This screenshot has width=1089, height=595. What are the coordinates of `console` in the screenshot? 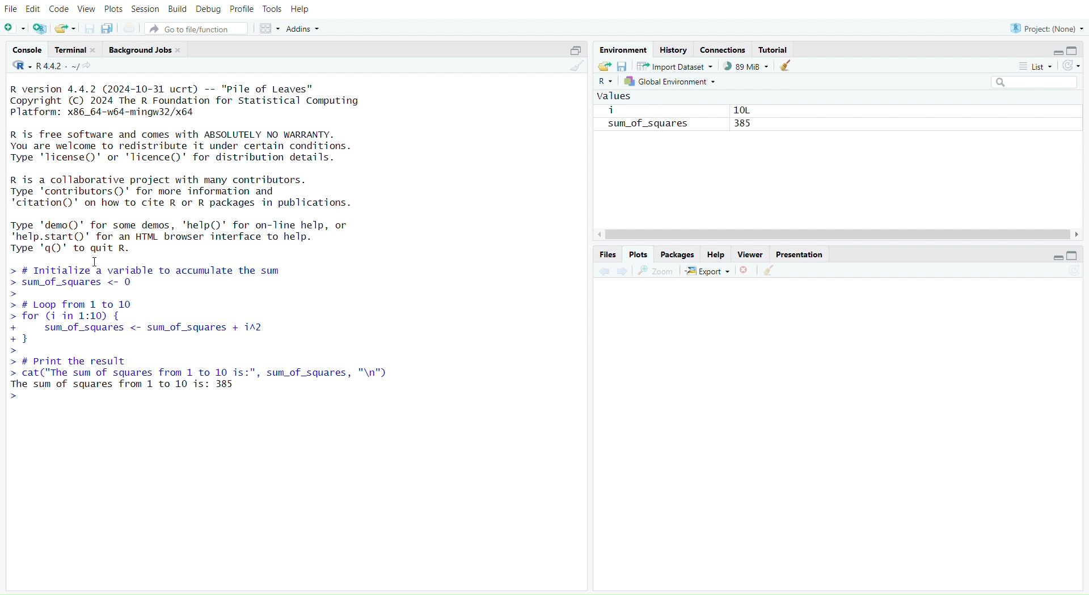 It's located at (27, 49).